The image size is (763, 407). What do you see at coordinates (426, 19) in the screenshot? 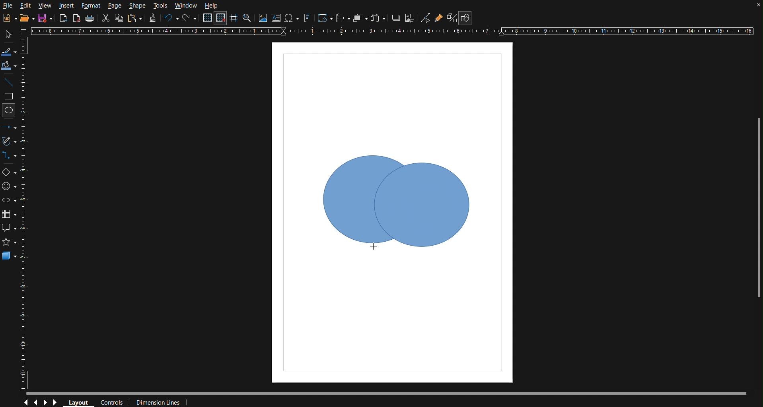
I see `Toggle Point Edit Mode` at bounding box center [426, 19].